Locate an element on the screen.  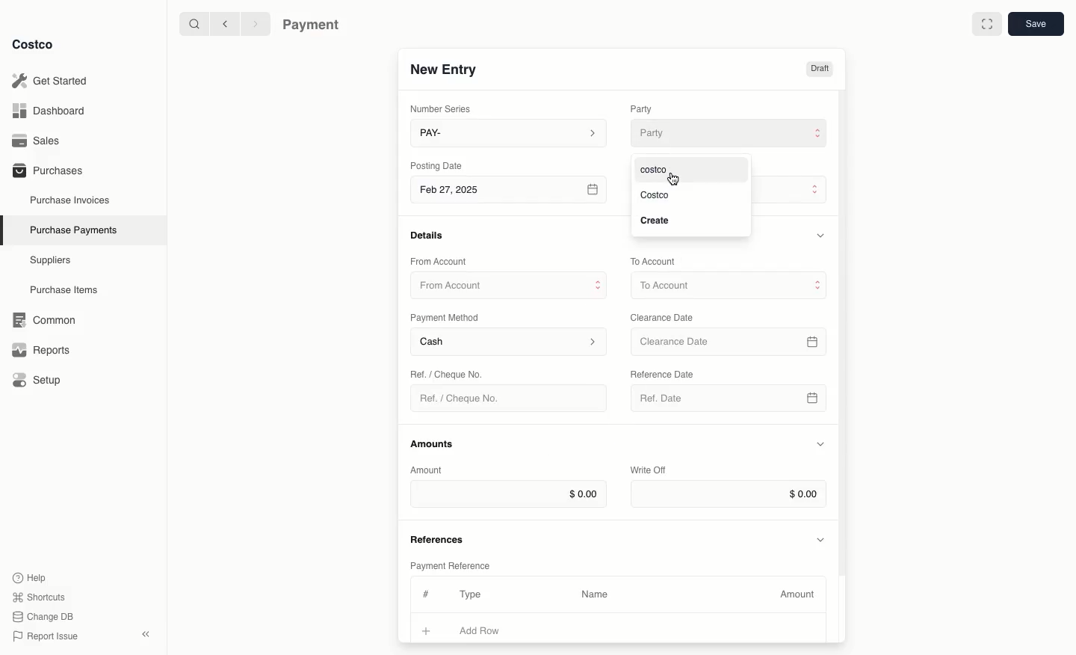
Ref. / Cheque No. is located at coordinates (466, 399).